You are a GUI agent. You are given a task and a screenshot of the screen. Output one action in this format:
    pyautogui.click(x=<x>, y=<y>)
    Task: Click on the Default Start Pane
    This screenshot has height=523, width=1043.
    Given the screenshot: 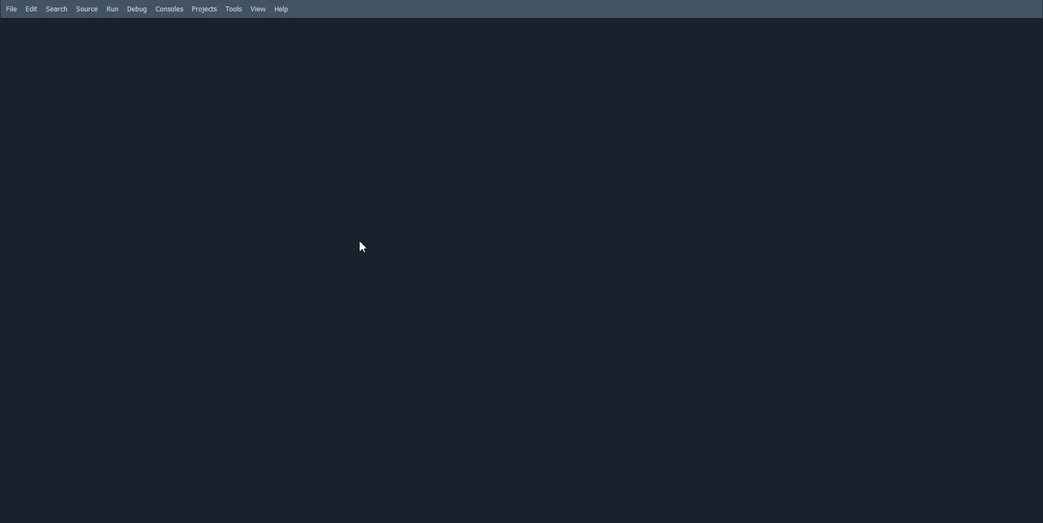 What is the action you would take?
    pyautogui.click(x=523, y=271)
    